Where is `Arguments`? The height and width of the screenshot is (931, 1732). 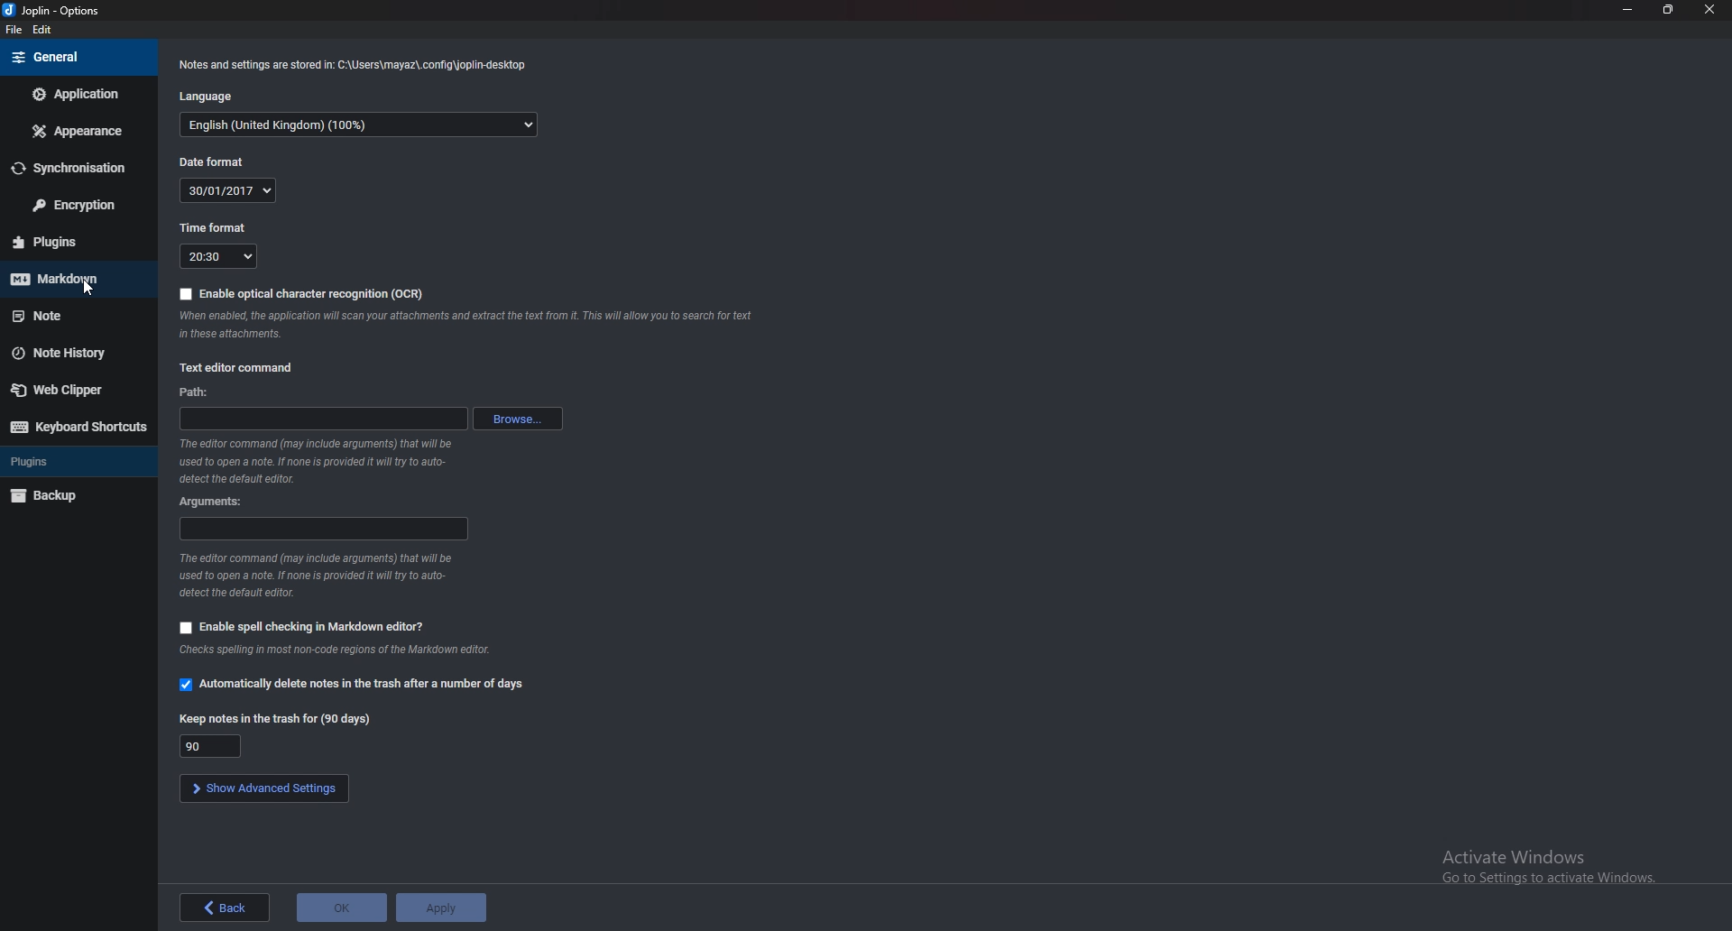
Arguments is located at coordinates (325, 528).